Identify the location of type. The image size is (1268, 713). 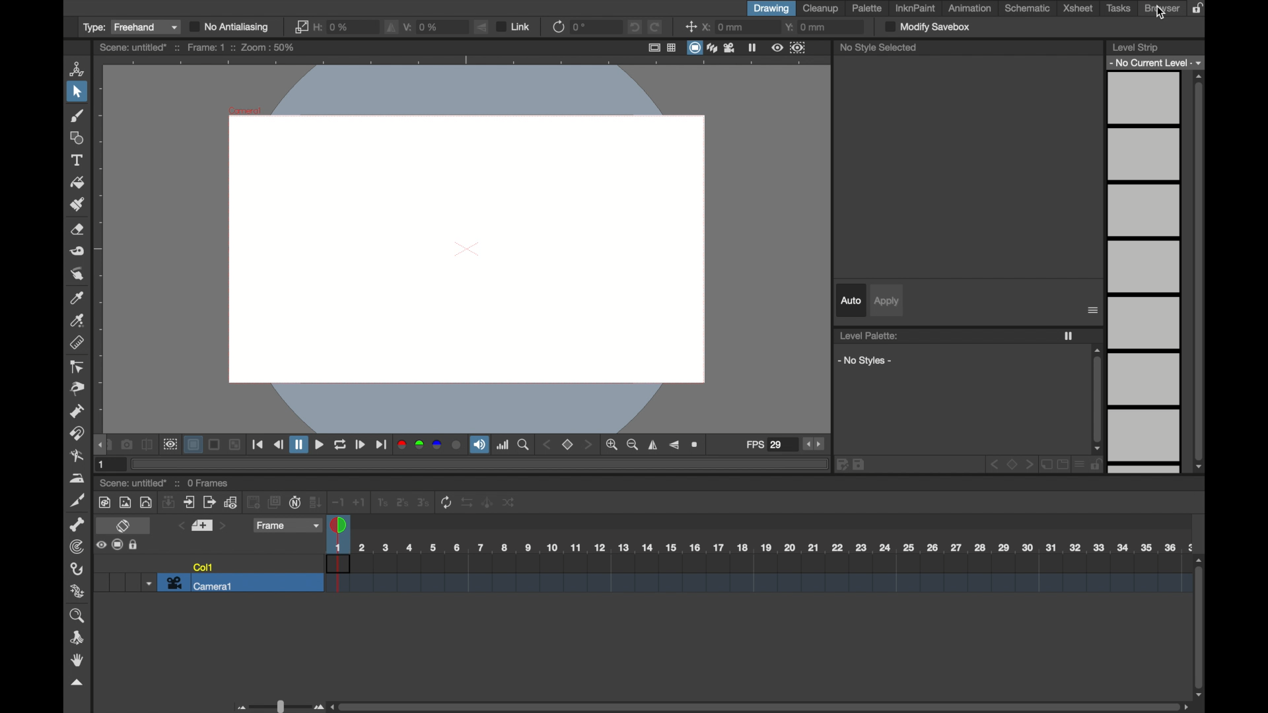
(94, 27).